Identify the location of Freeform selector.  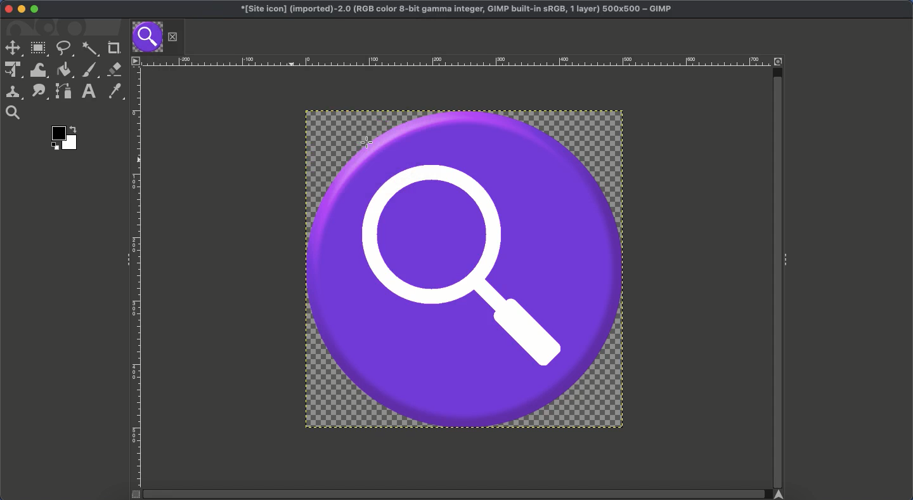
(65, 49).